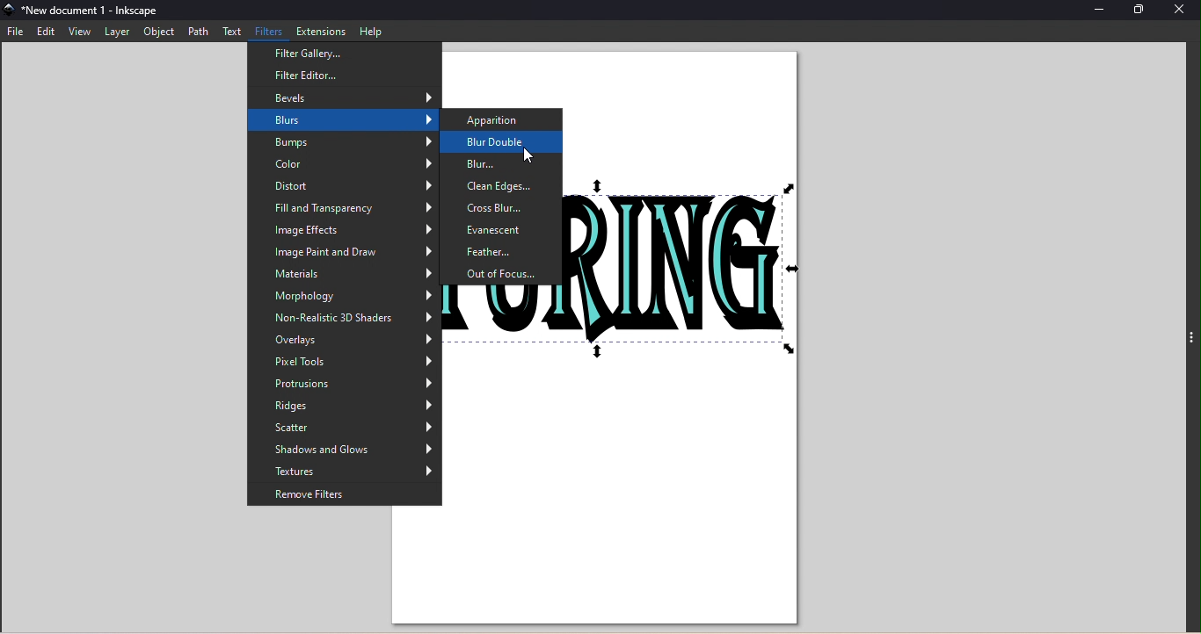 This screenshot has height=634, width=1201. I want to click on Close, so click(1181, 12).